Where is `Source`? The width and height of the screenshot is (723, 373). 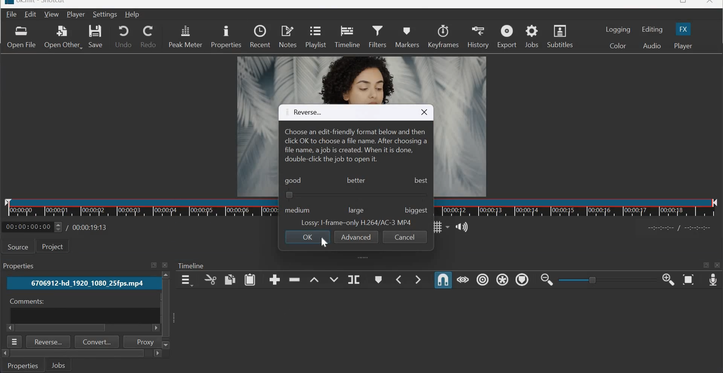 Source is located at coordinates (18, 246).